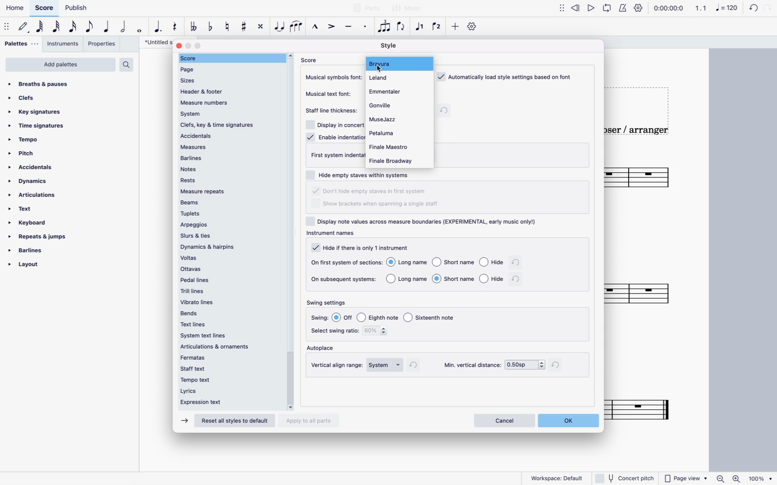  What do you see at coordinates (81, 8) in the screenshot?
I see `Publish` at bounding box center [81, 8].